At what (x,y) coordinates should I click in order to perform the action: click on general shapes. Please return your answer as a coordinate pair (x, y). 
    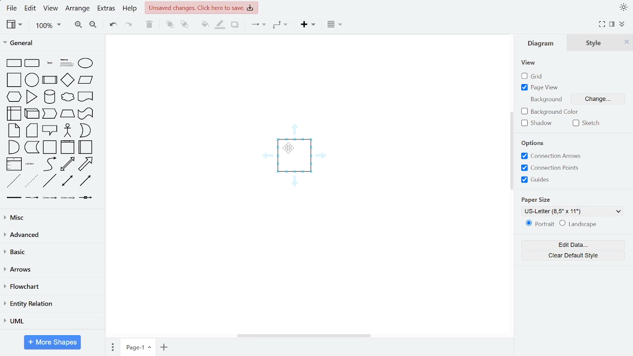
    Looking at the image, I should click on (85, 164).